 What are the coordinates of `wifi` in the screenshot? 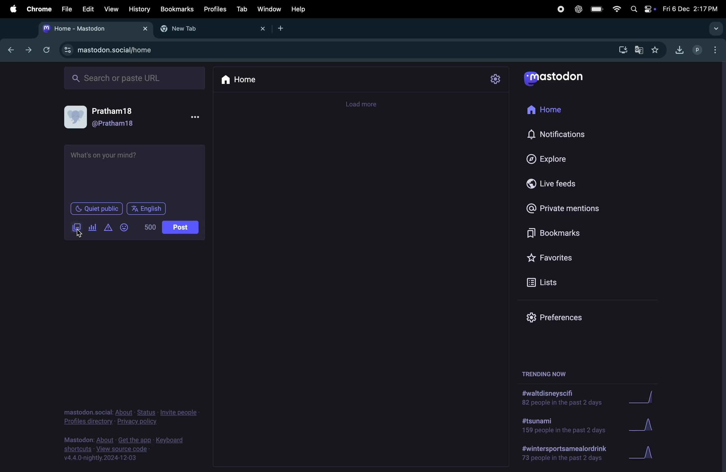 It's located at (616, 9).